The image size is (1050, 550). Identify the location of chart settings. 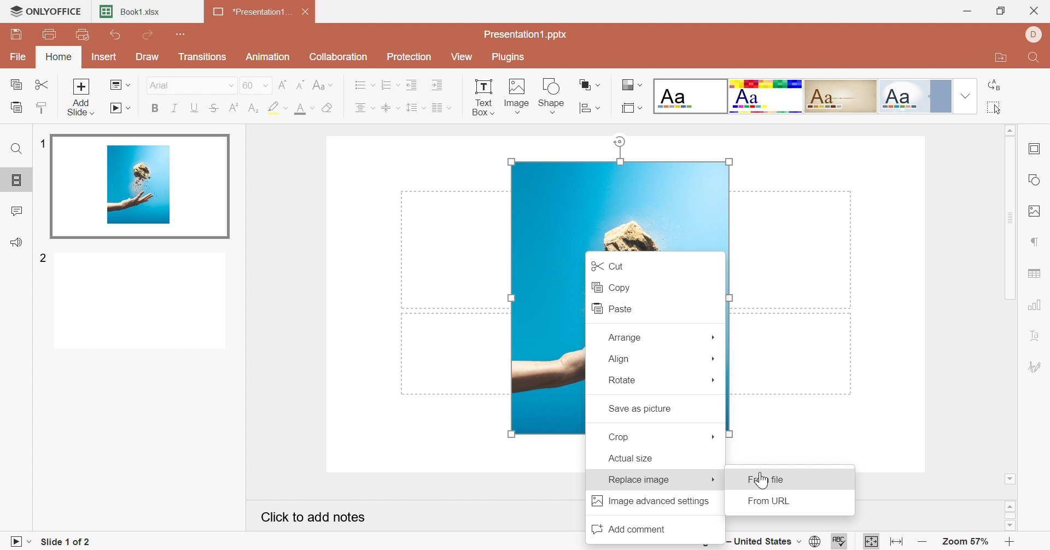
(1037, 303).